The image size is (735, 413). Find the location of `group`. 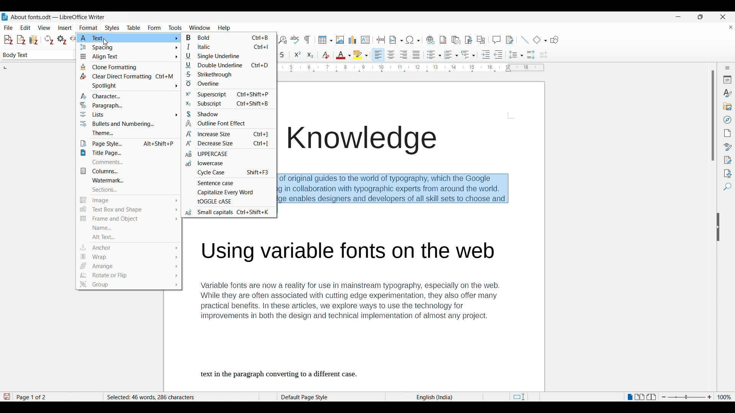

group is located at coordinates (128, 285).